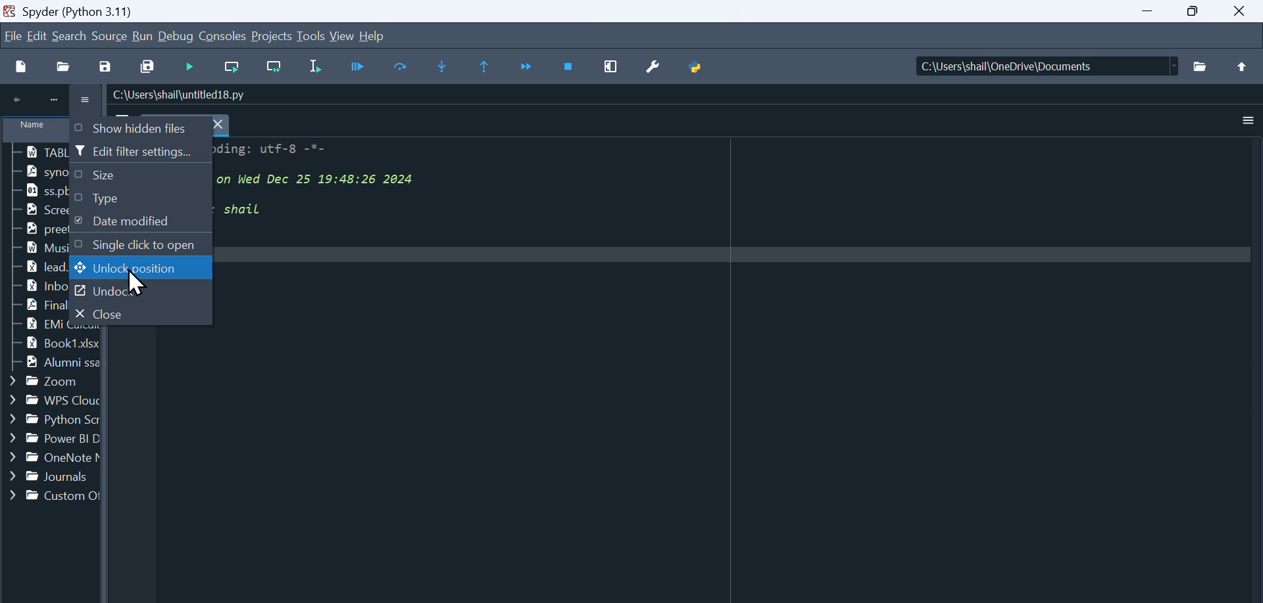 This screenshot has width=1263, height=603. What do you see at coordinates (1244, 11) in the screenshot?
I see `Close` at bounding box center [1244, 11].